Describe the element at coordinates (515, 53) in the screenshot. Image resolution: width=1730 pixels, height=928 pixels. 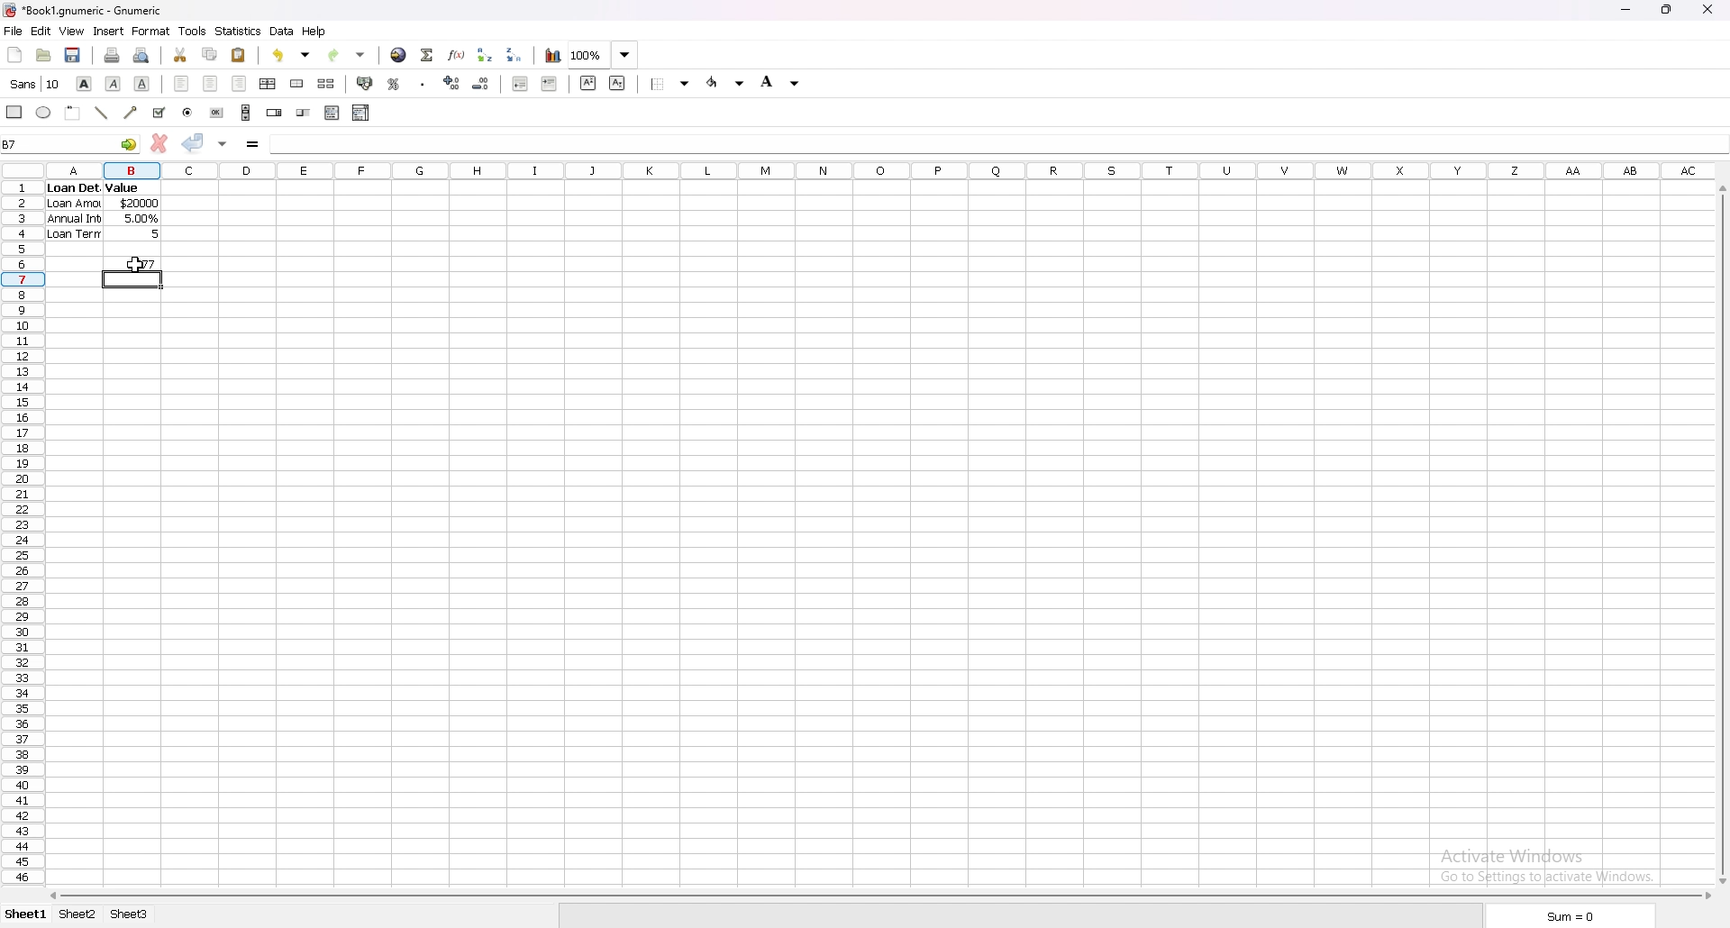
I see `sort descending` at that location.